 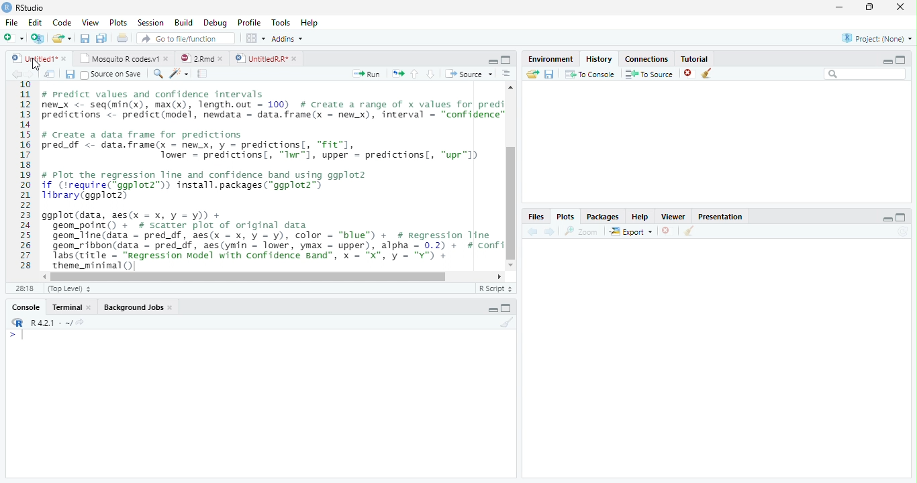 I want to click on Help, so click(x=310, y=23).